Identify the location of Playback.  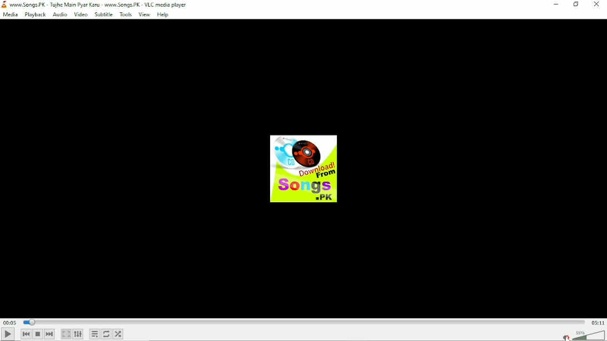
(34, 15).